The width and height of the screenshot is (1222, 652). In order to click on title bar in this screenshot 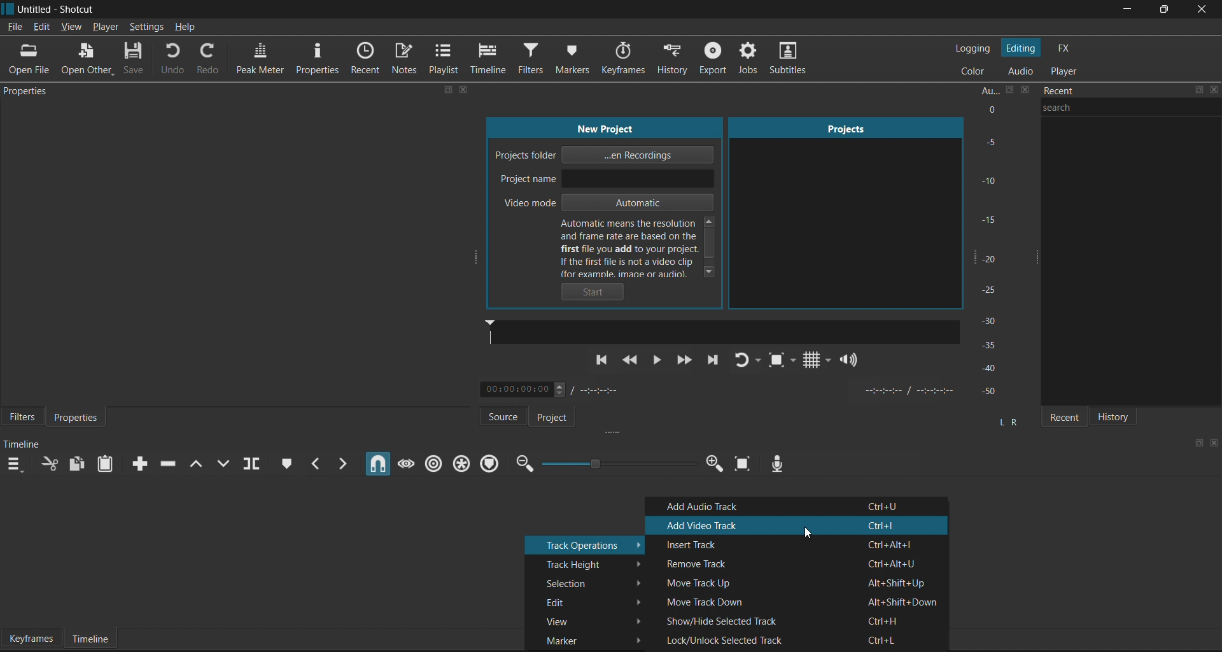, I will do `click(561, 10)`.